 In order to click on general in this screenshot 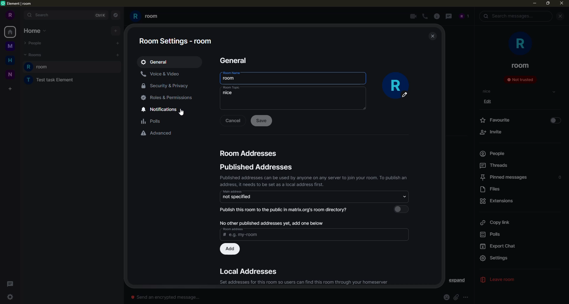, I will do `click(239, 60)`.